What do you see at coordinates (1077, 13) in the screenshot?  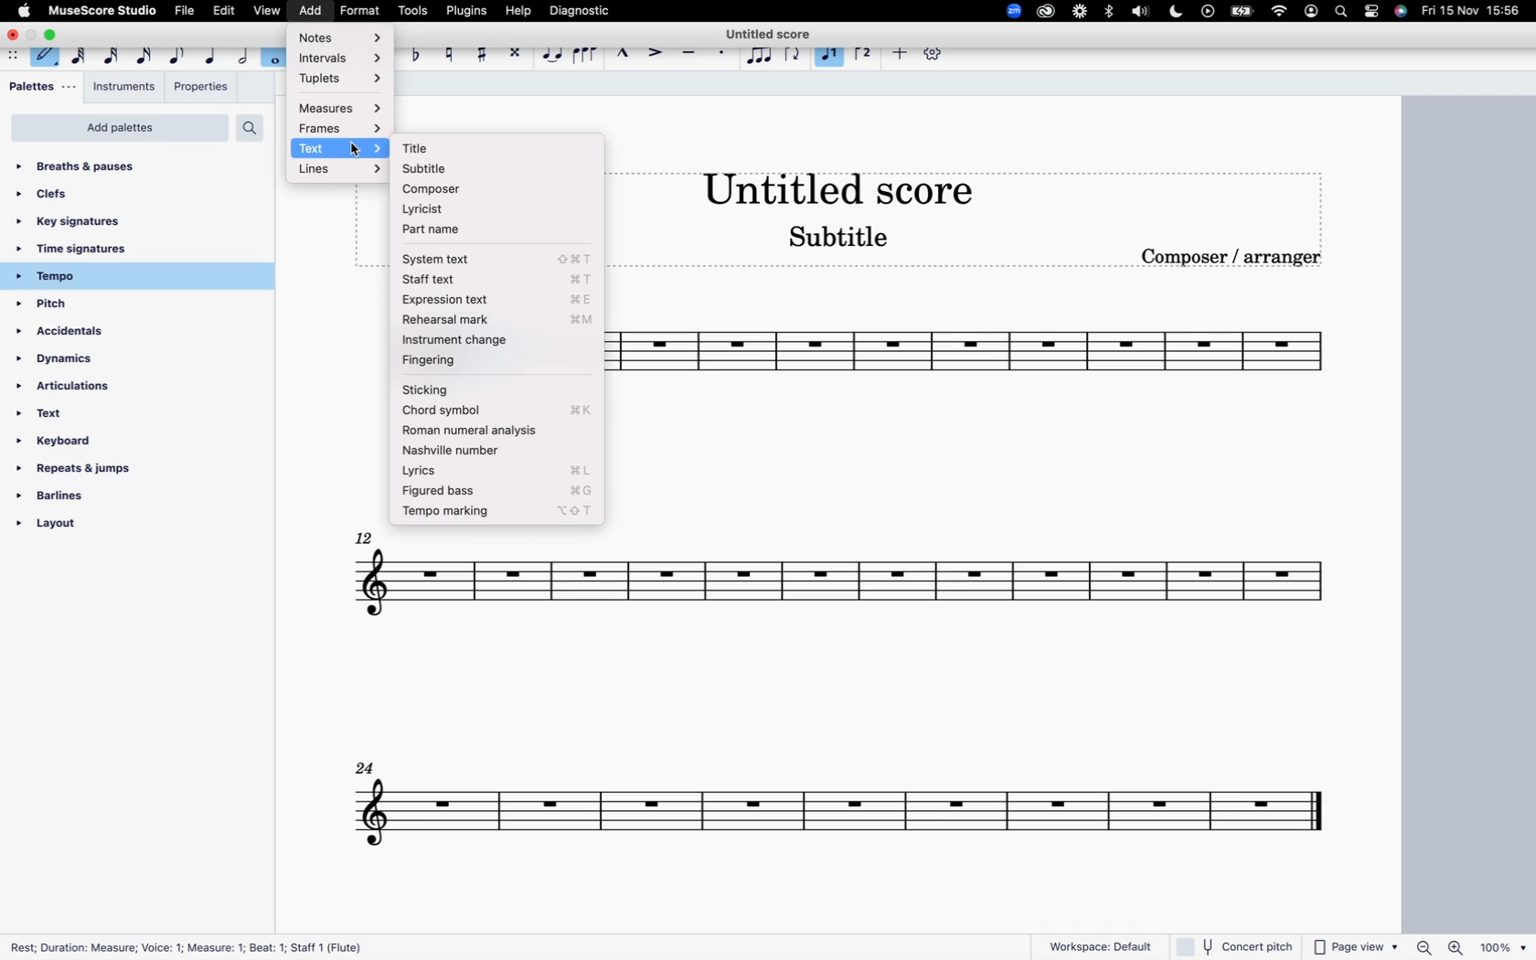 I see `loom` at bounding box center [1077, 13].